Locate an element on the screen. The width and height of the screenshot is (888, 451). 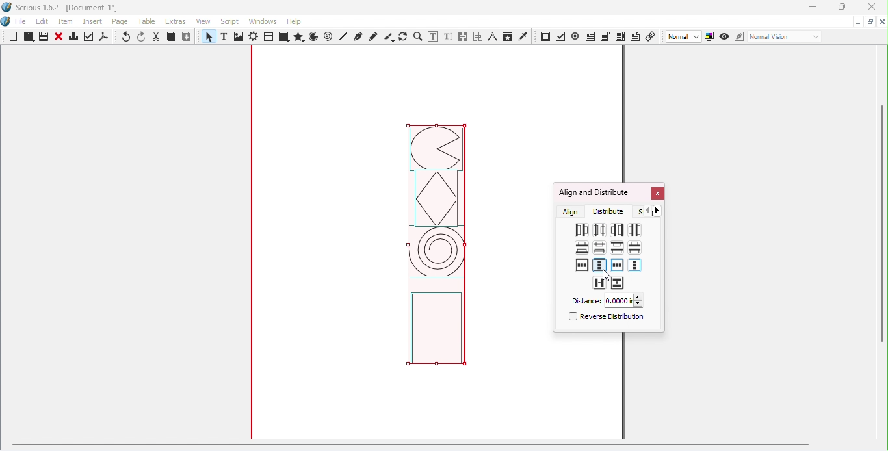
PDF radio button is located at coordinates (575, 36).